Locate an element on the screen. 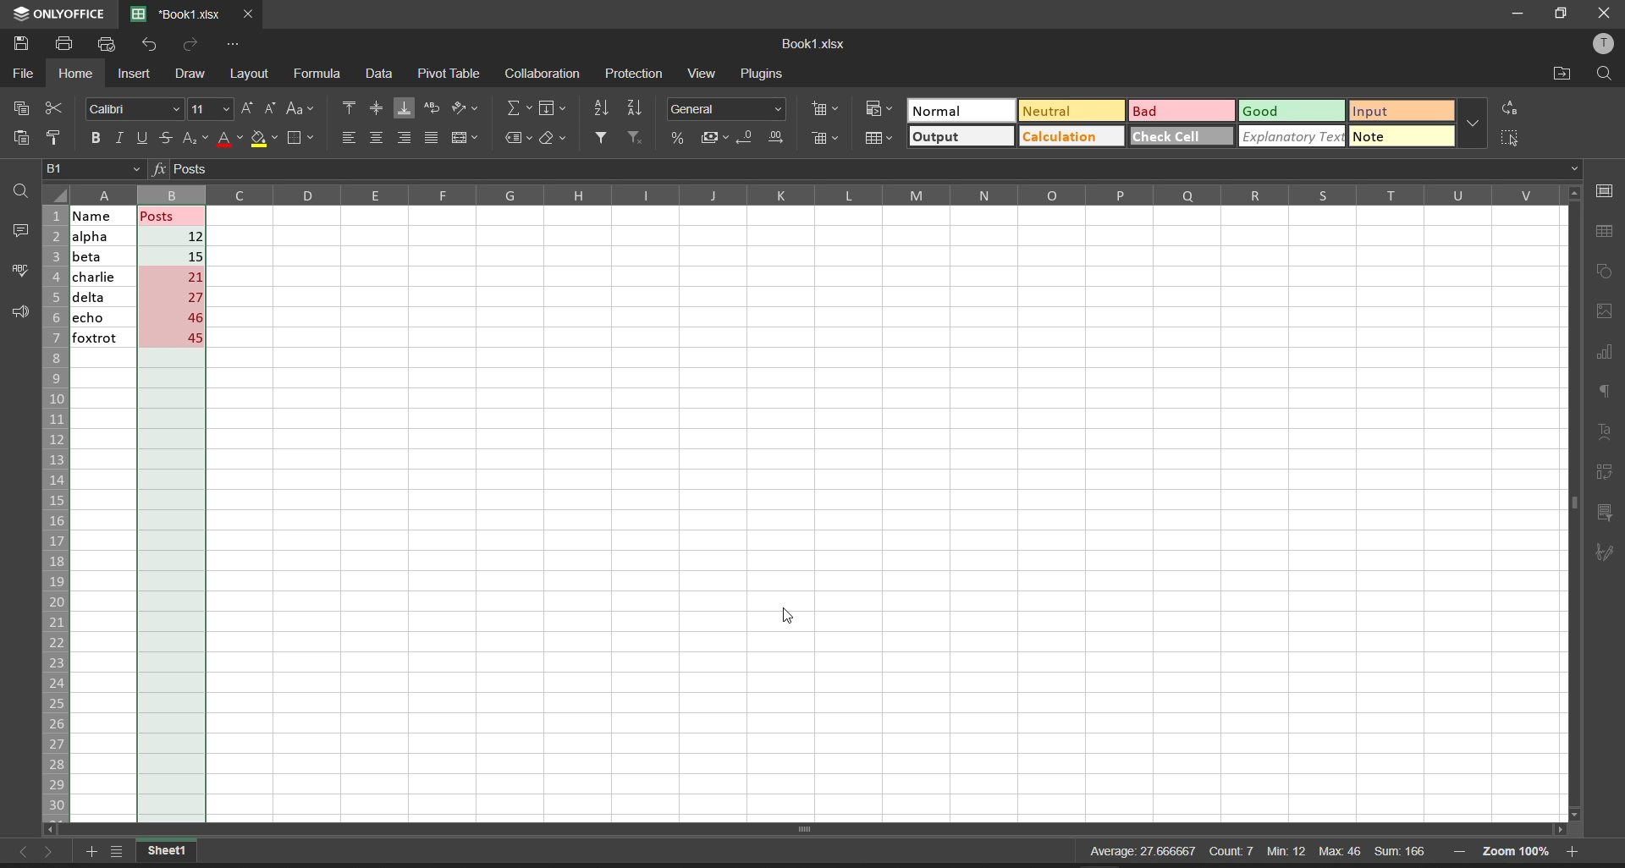  percent style is located at coordinates (677, 140).